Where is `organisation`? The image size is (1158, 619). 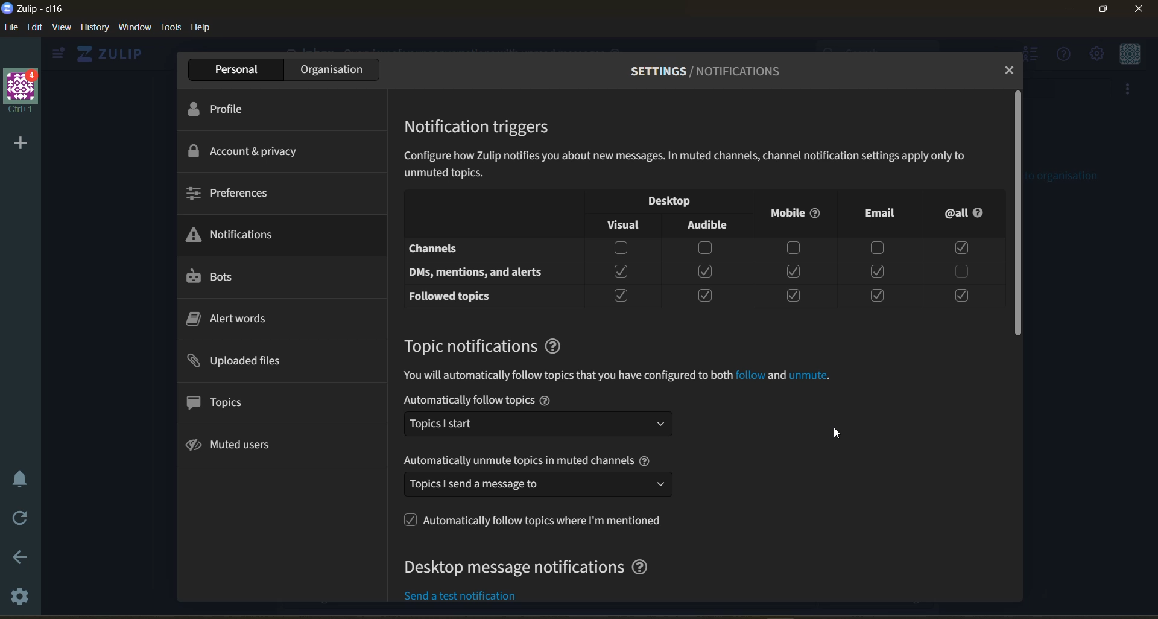 organisation is located at coordinates (329, 69).